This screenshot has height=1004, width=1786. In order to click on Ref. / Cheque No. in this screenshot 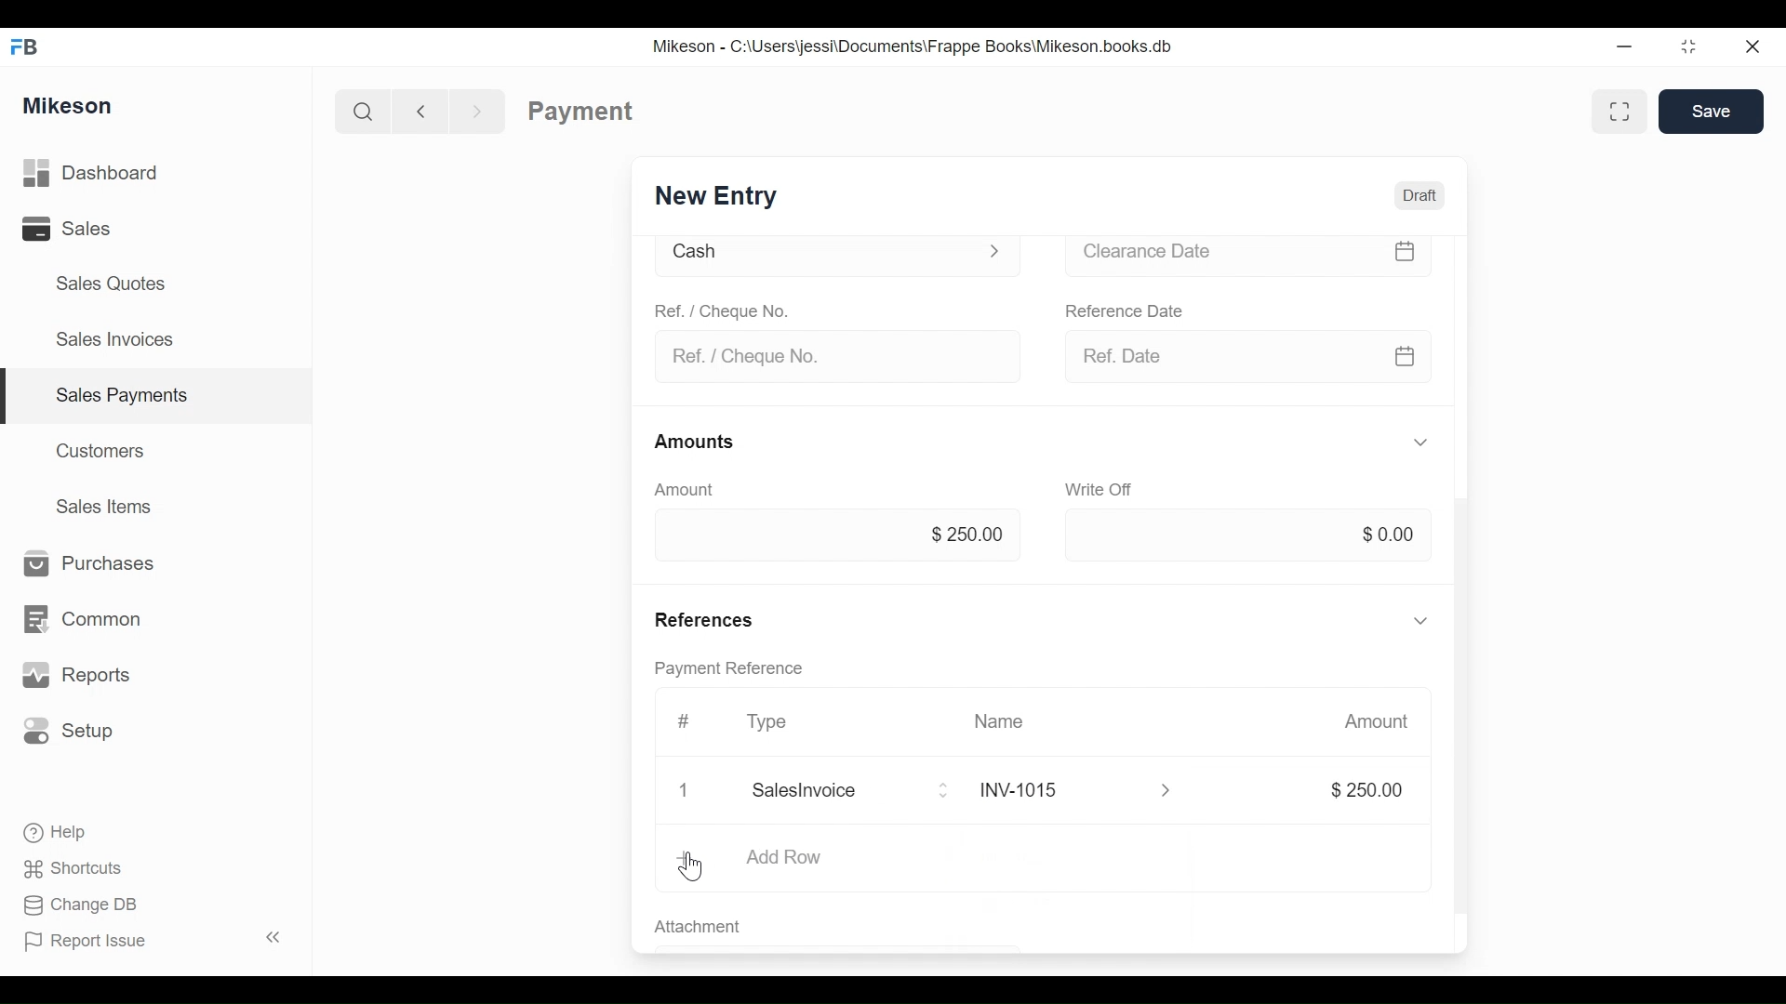, I will do `click(832, 355)`.